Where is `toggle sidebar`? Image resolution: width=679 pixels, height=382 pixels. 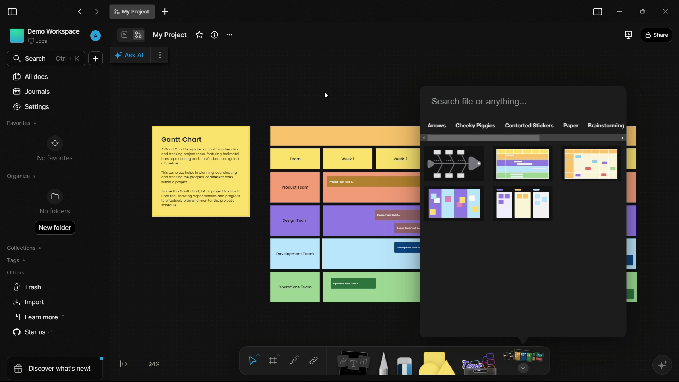 toggle sidebar is located at coordinates (598, 12).